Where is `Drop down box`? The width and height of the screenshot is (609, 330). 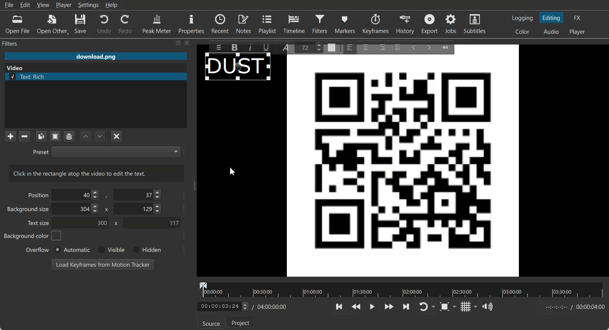 Drop down box is located at coordinates (456, 306).